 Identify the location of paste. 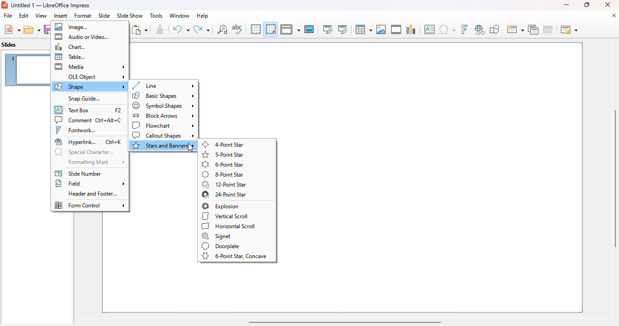
(139, 29).